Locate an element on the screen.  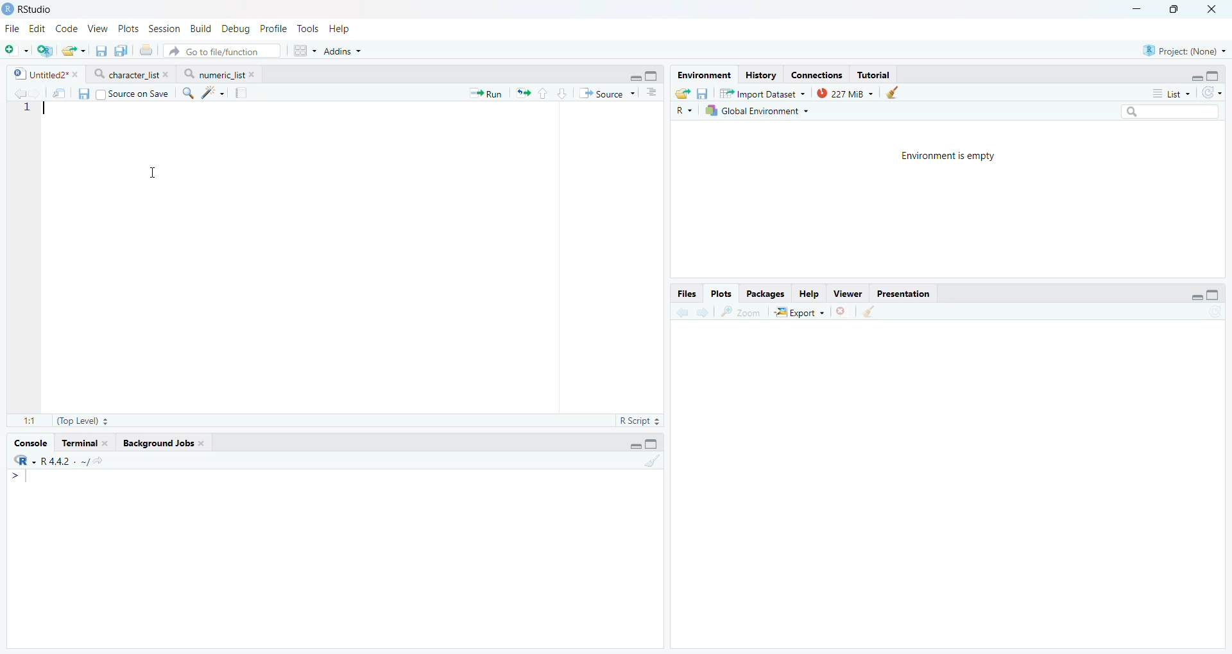
Open in new window is located at coordinates (58, 94).